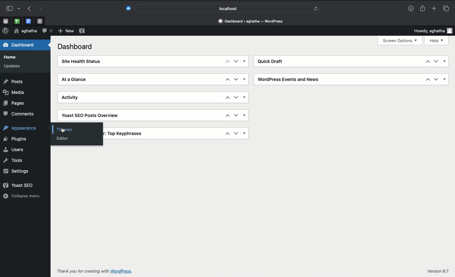 The width and height of the screenshot is (455, 277). I want to click on , so click(236, 97).